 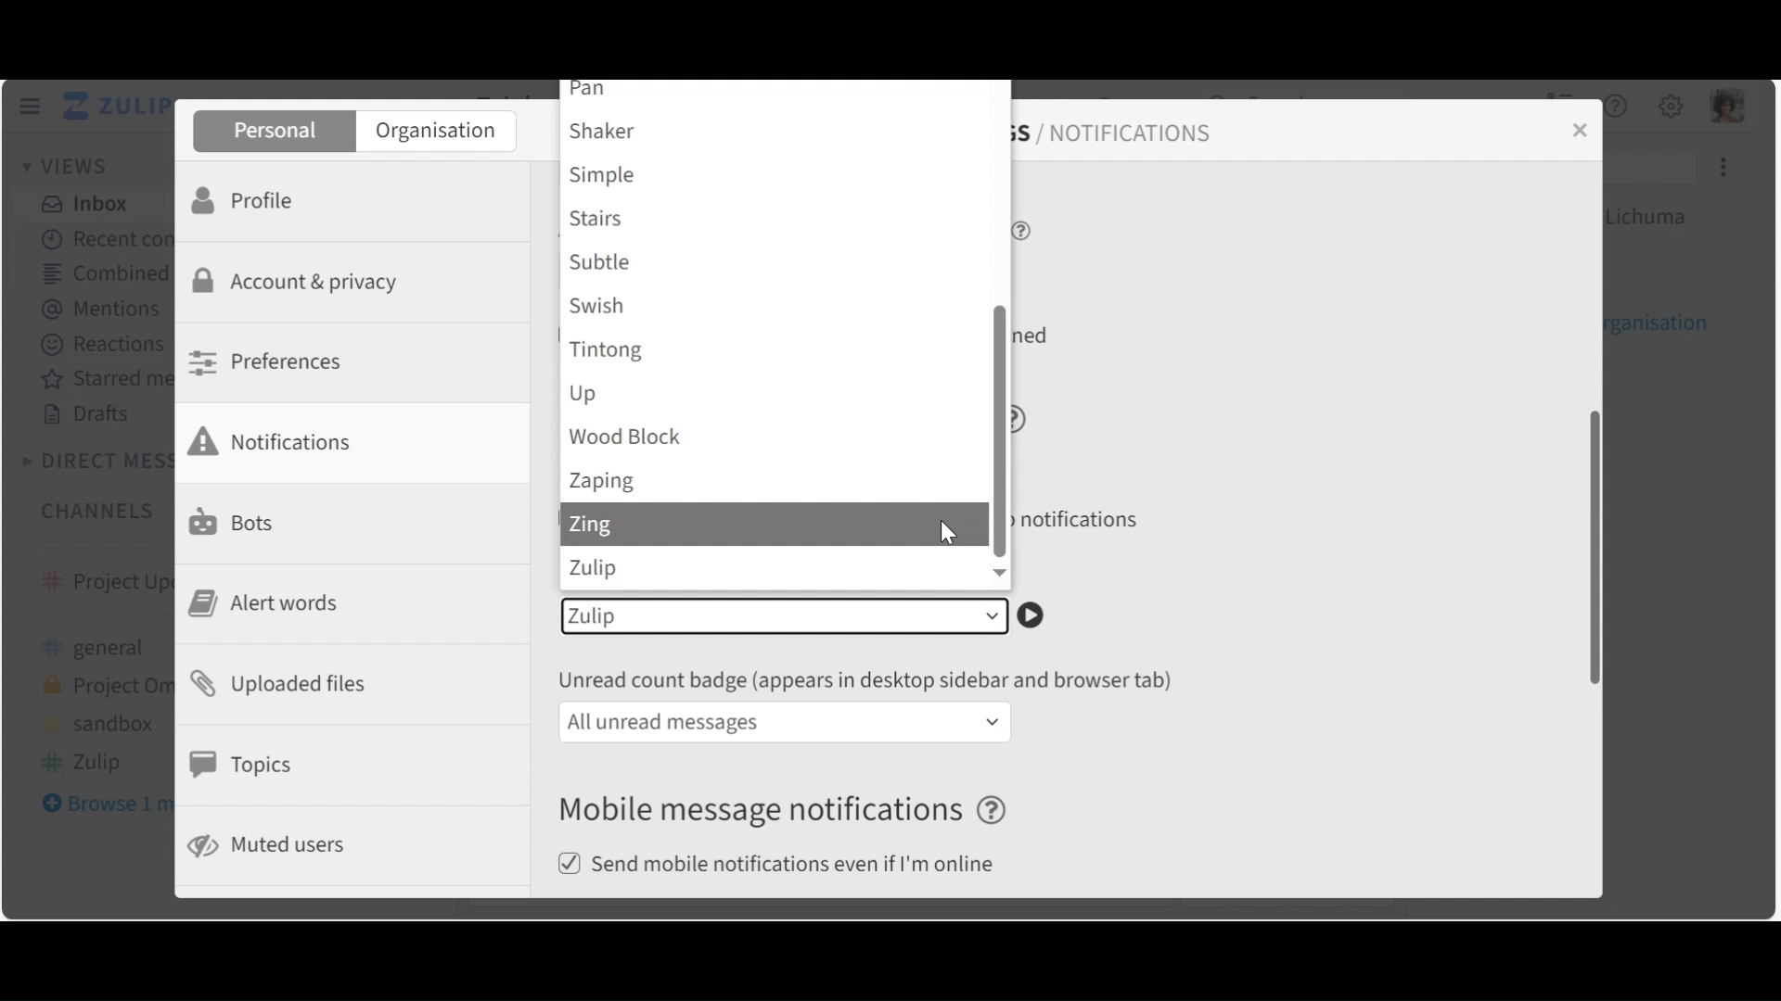 What do you see at coordinates (776, 437) in the screenshot?
I see `Wood Block` at bounding box center [776, 437].